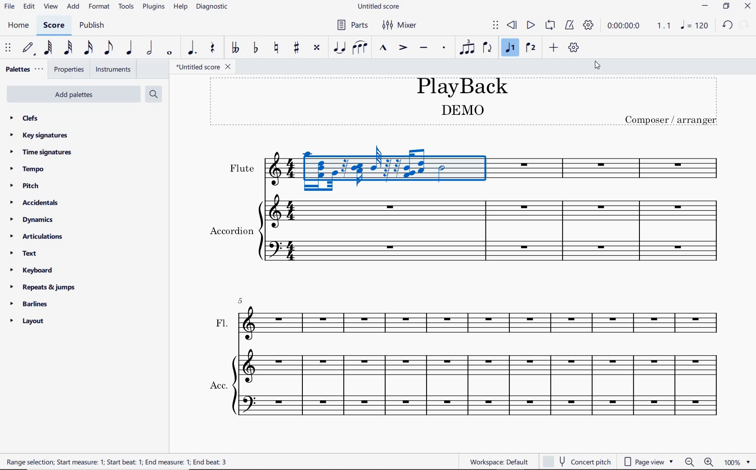 This screenshot has width=756, height=470. Describe the element at coordinates (43, 287) in the screenshot. I see `repeats & jumps` at that location.